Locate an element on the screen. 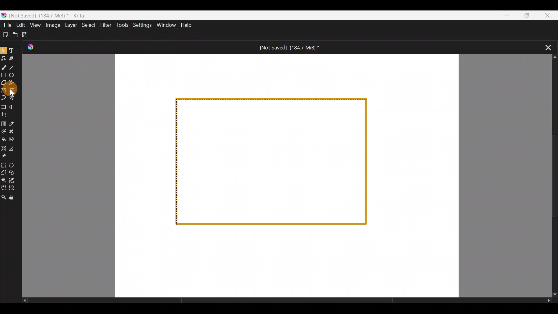  Scroll bar is located at coordinates (550, 176).